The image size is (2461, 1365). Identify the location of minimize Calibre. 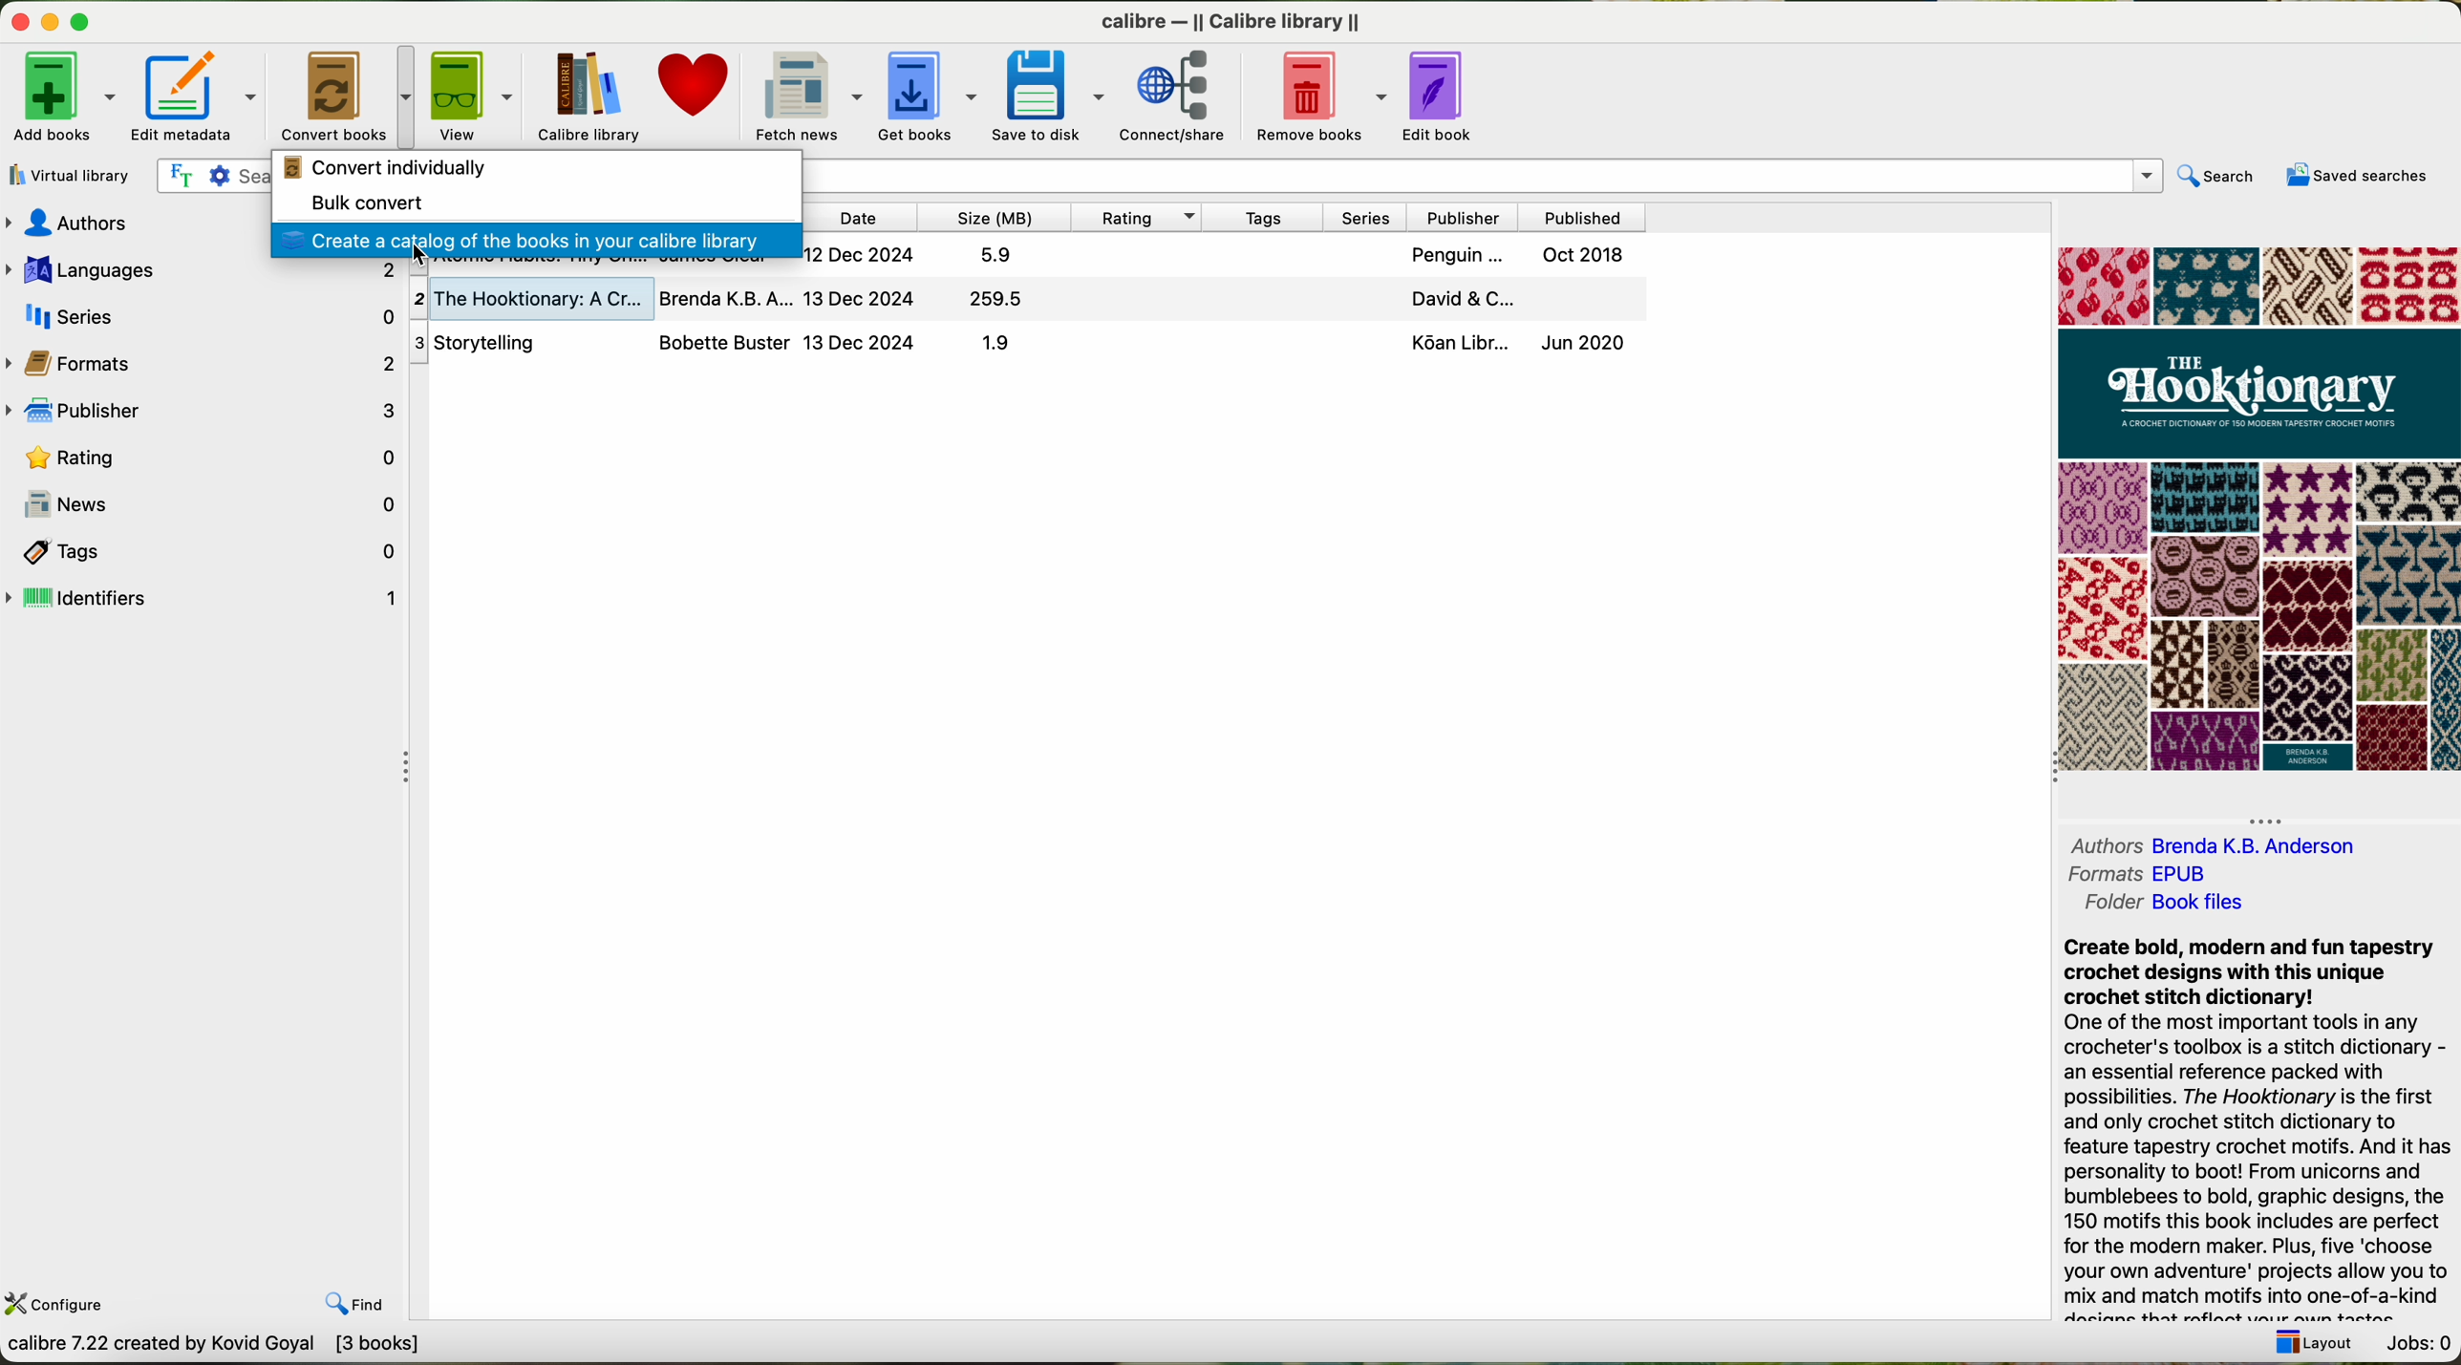
(51, 24).